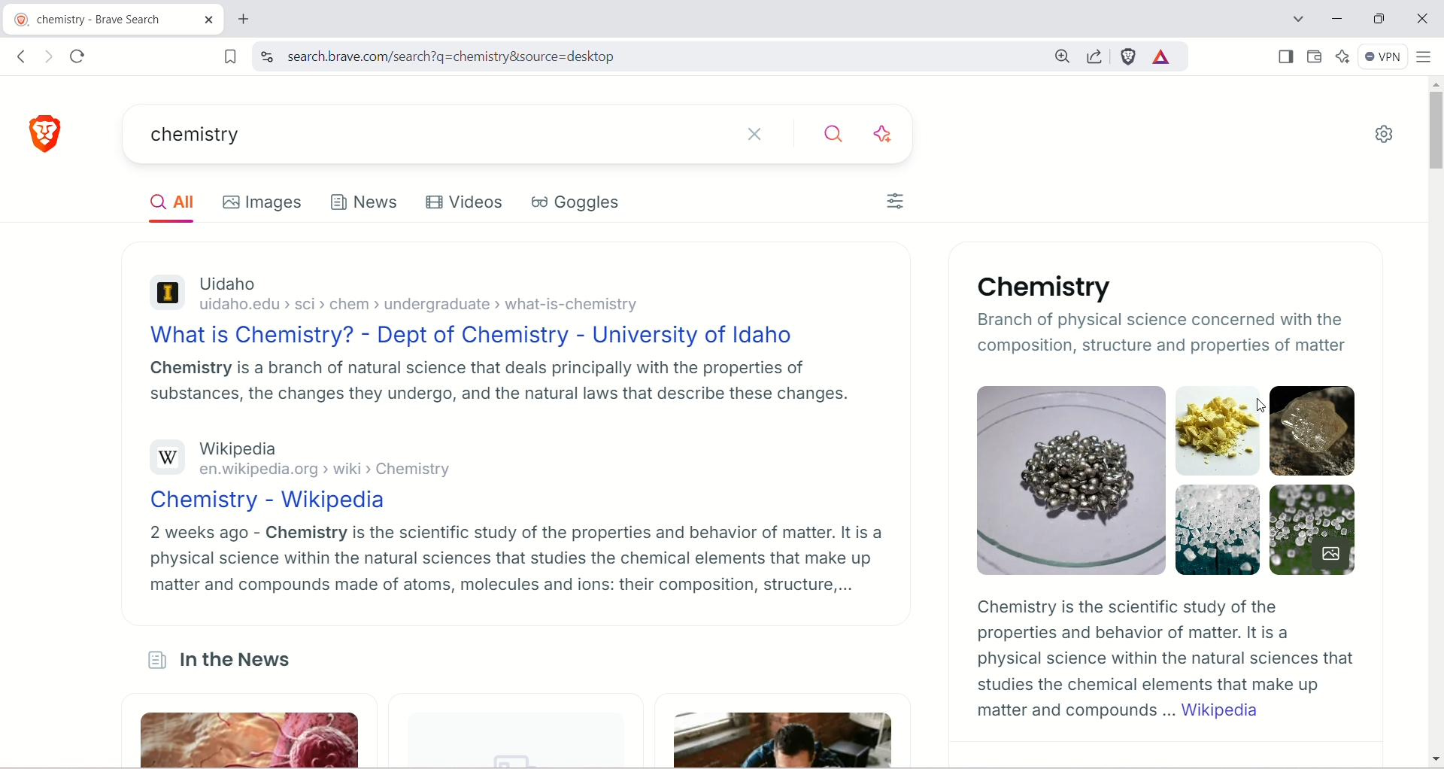 Image resolution: width=1444 pixels, height=769 pixels. What do you see at coordinates (21, 56) in the screenshot?
I see `go back` at bounding box center [21, 56].